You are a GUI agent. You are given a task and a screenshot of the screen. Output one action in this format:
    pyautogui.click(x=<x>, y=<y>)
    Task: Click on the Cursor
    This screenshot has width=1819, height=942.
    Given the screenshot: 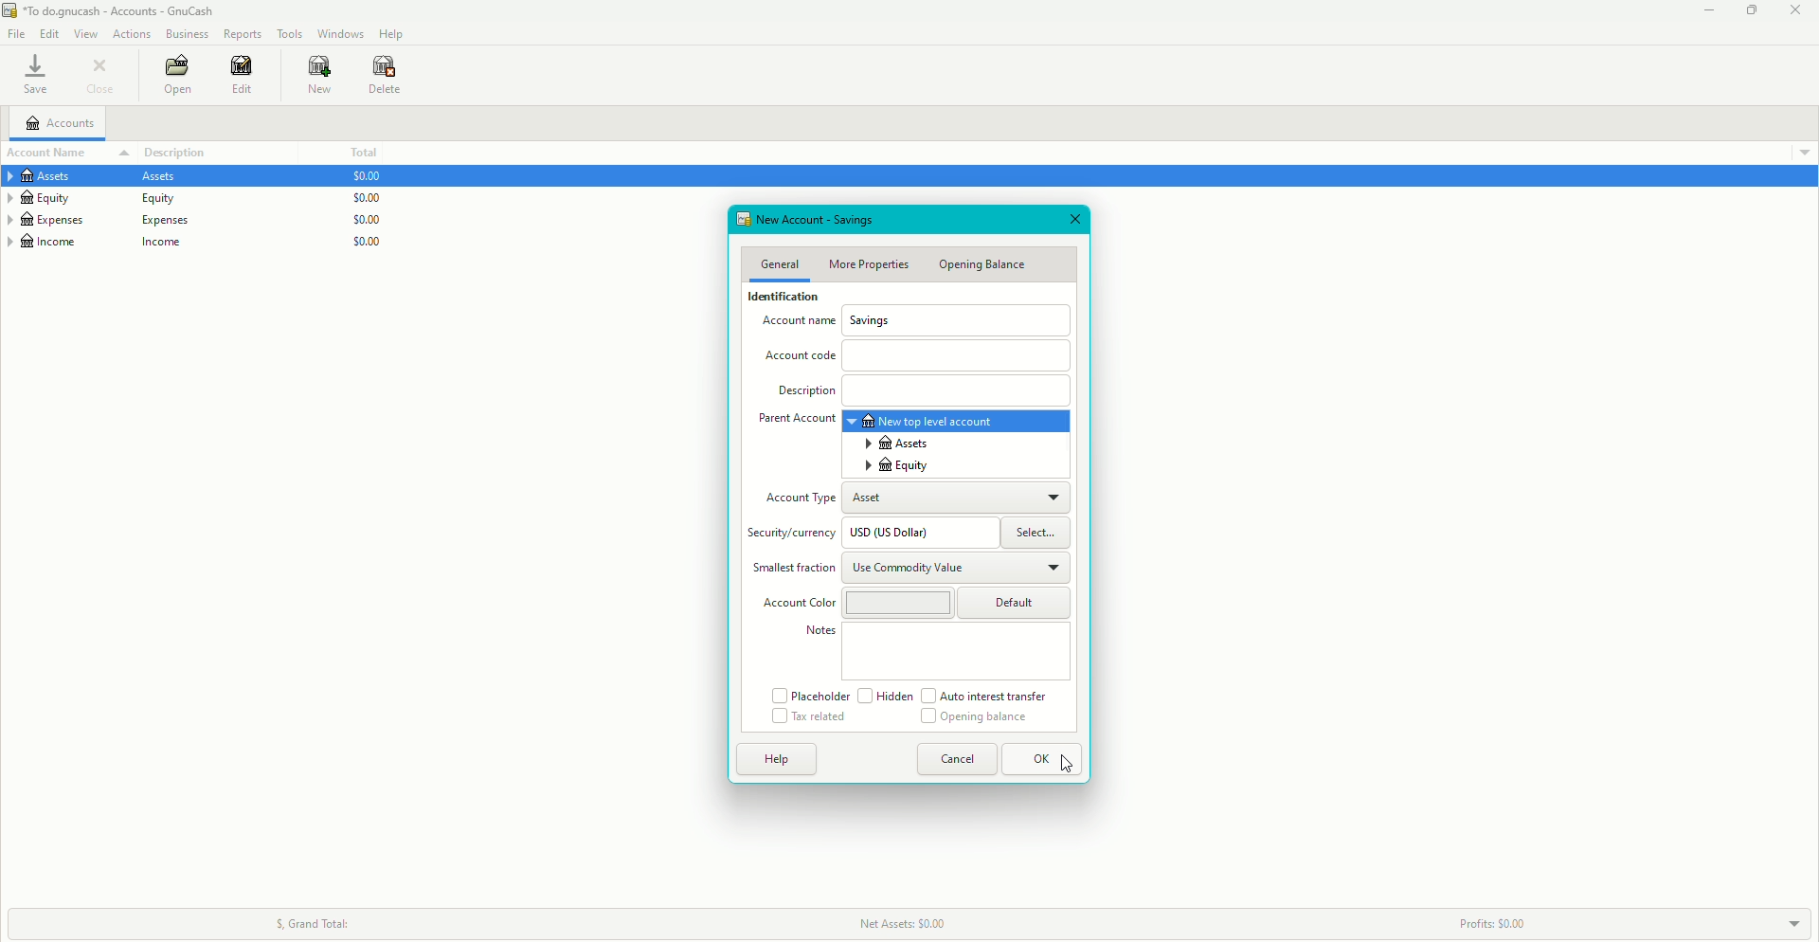 What is the action you would take?
    pyautogui.click(x=1067, y=767)
    